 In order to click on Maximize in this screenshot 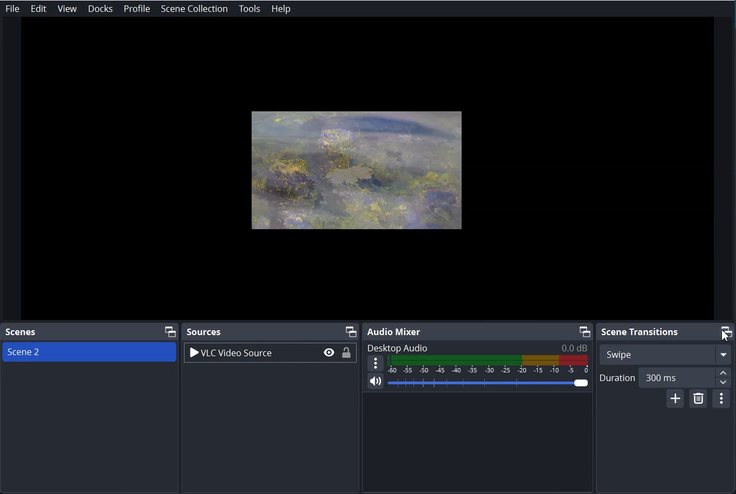, I will do `click(169, 332)`.